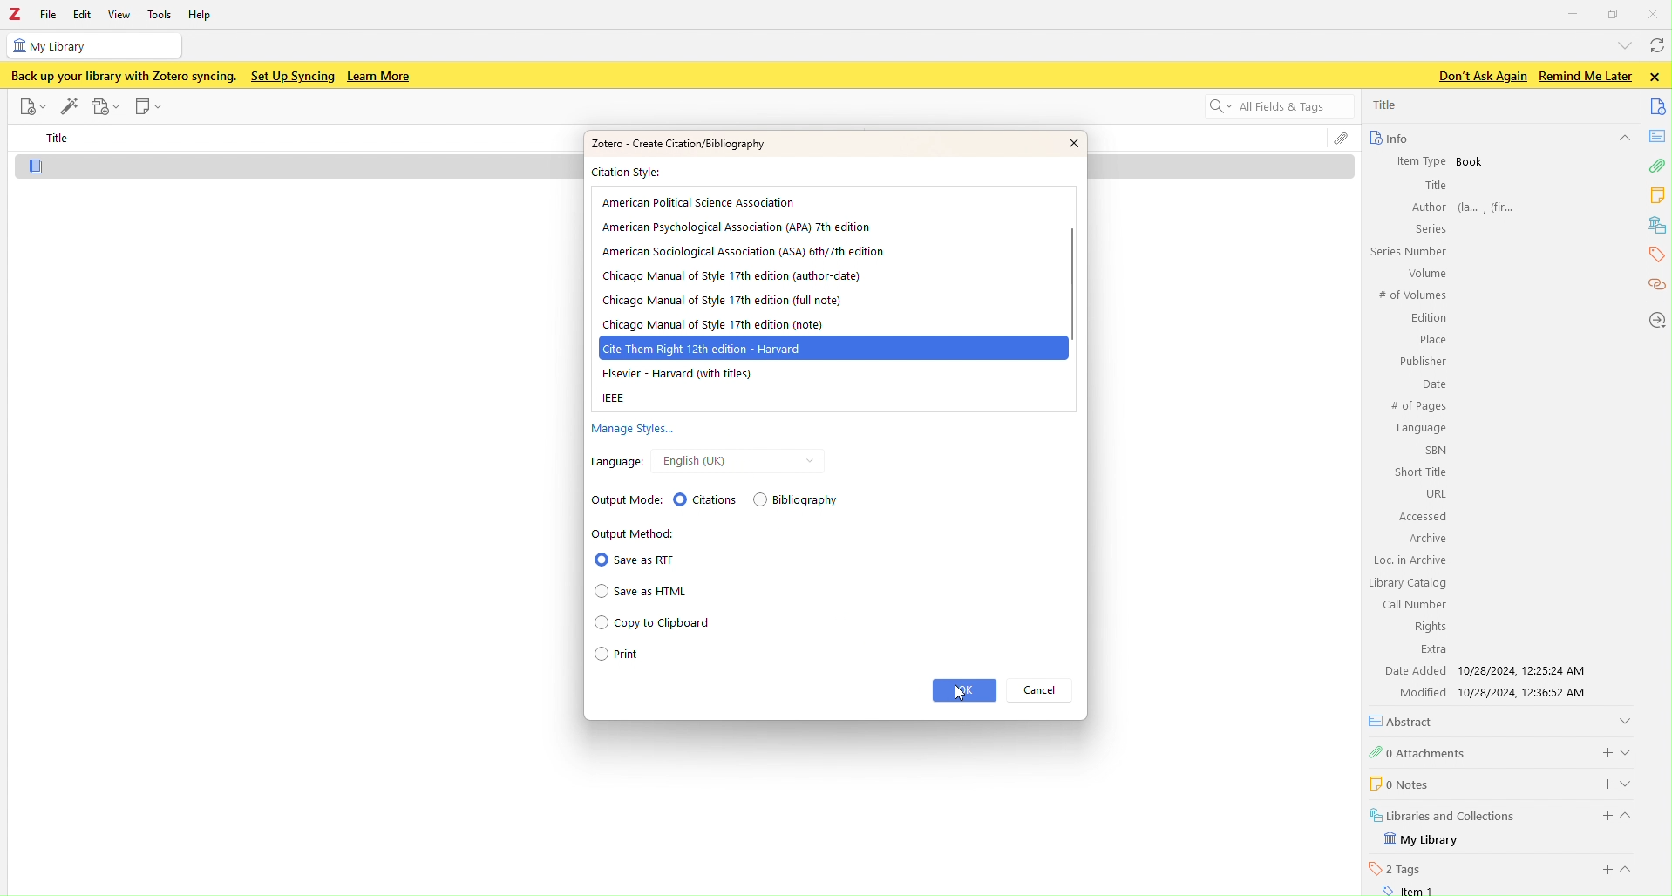 This screenshot has height=896, width=1672. Describe the element at coordinates (1655, 255) in the screenshot. I see `tags` at that location.